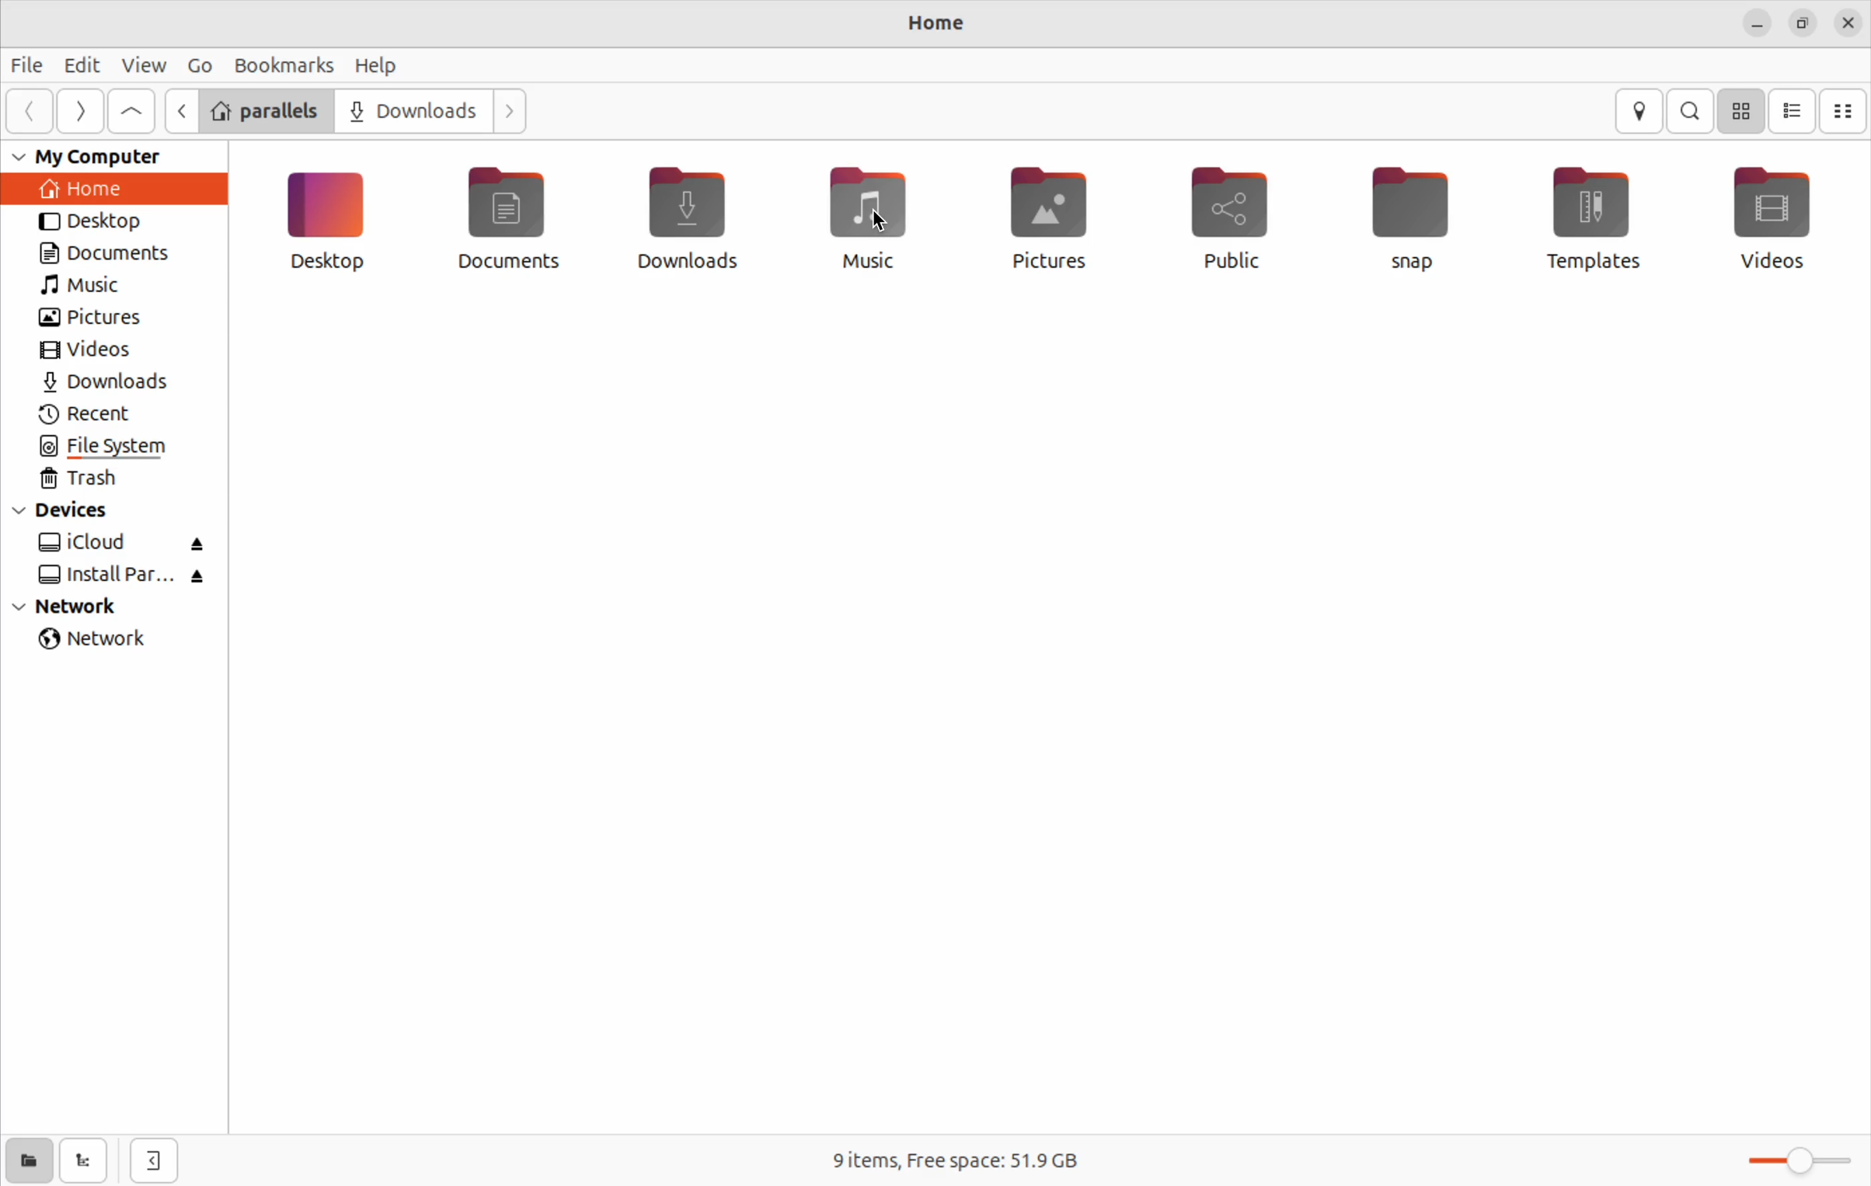 This screenshot has width=1871, height=1186. What do you see at coordinates (24, 65) in the screenshot?
I see `file` at bounding box center [24, 65].